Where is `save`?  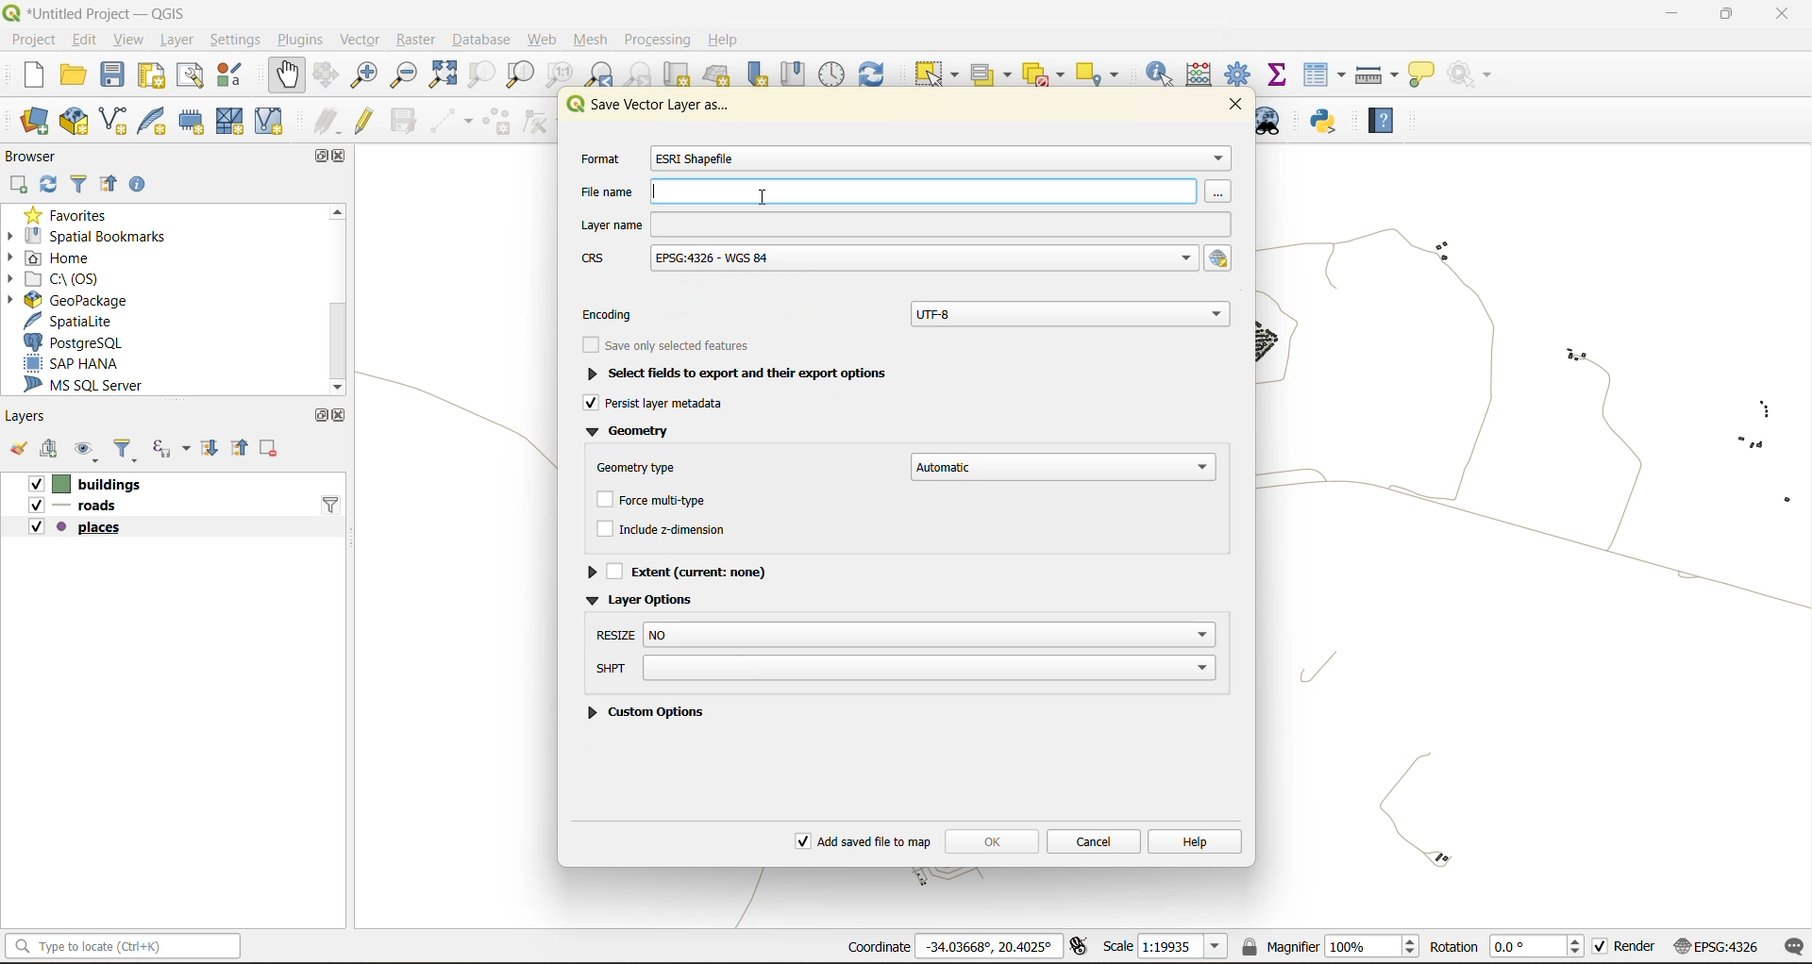 save is located at coordinates (112, 73).